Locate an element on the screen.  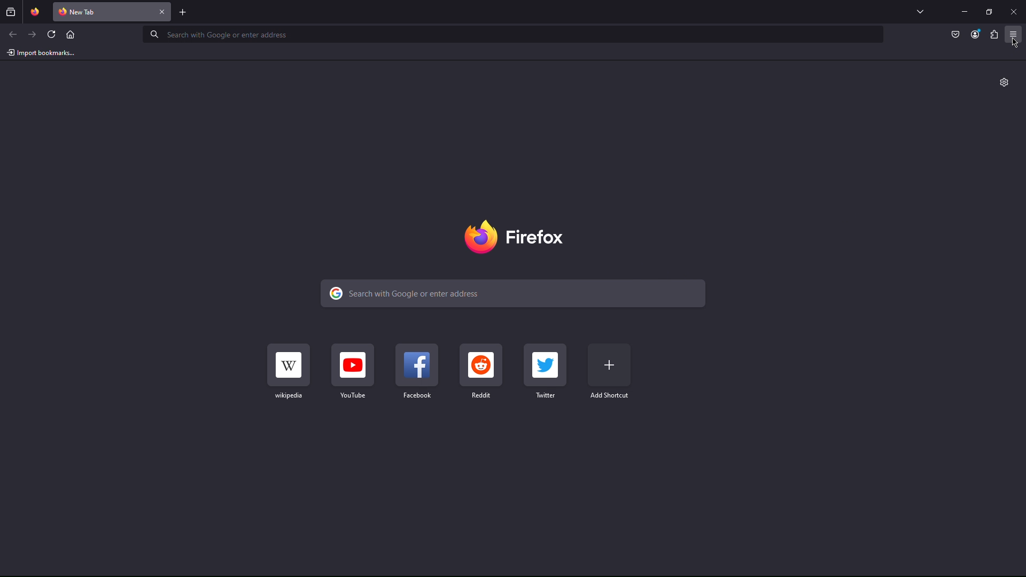
Refresh is located at coordinates (52, 34).